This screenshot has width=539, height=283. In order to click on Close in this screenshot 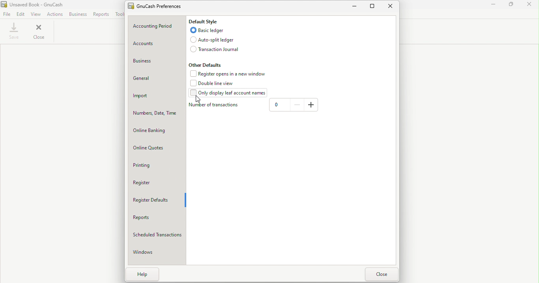, I will do `click(40, 32)`.